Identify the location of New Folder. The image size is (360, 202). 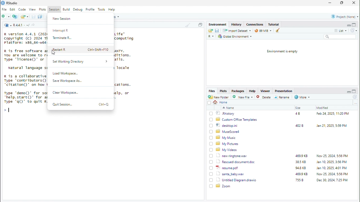
(219, 97).